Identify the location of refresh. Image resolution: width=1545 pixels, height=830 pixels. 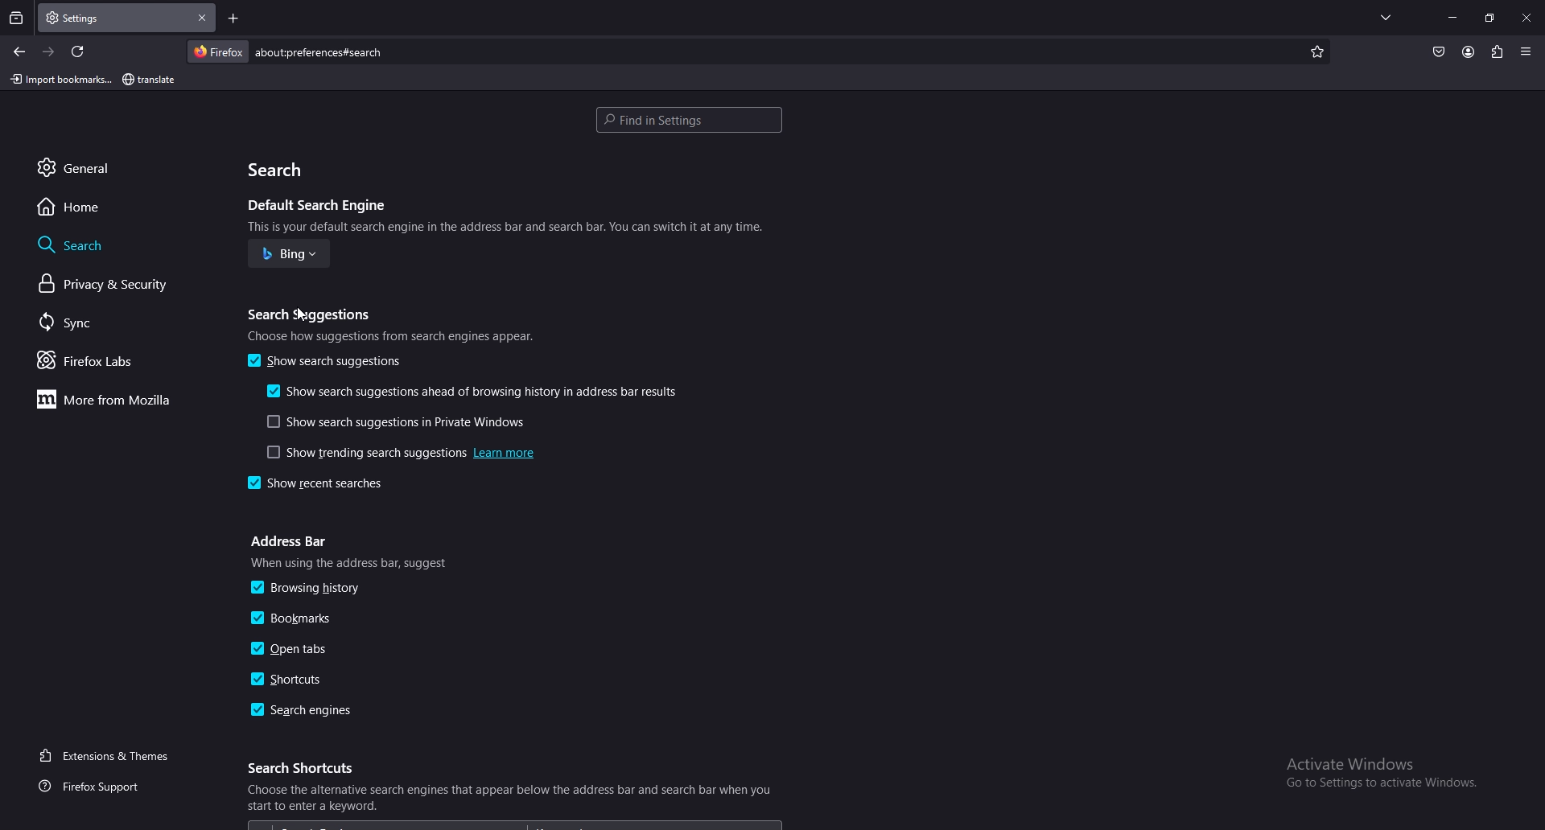
(80, 51).